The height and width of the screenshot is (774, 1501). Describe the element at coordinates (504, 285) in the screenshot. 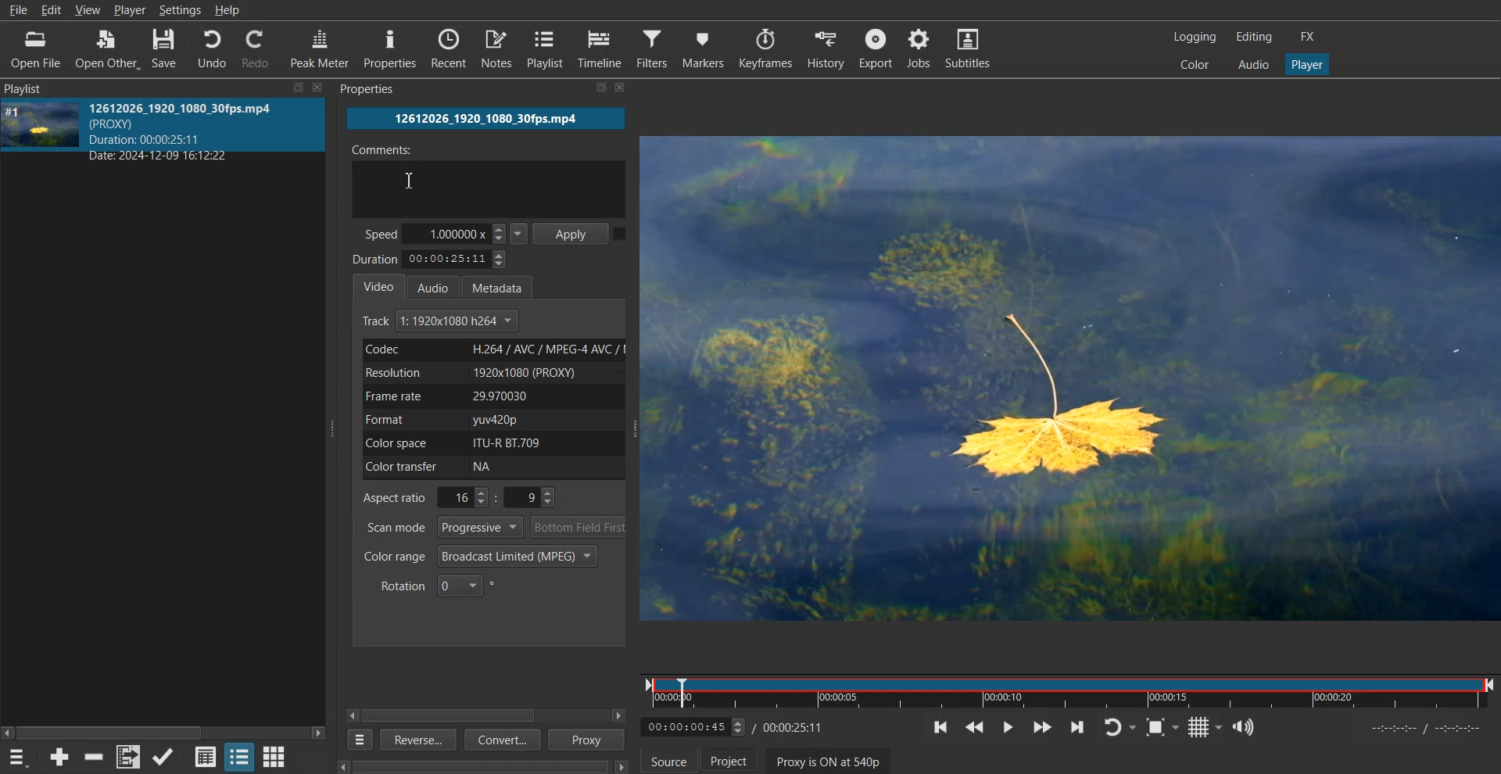

I see `Metadata` at that location.